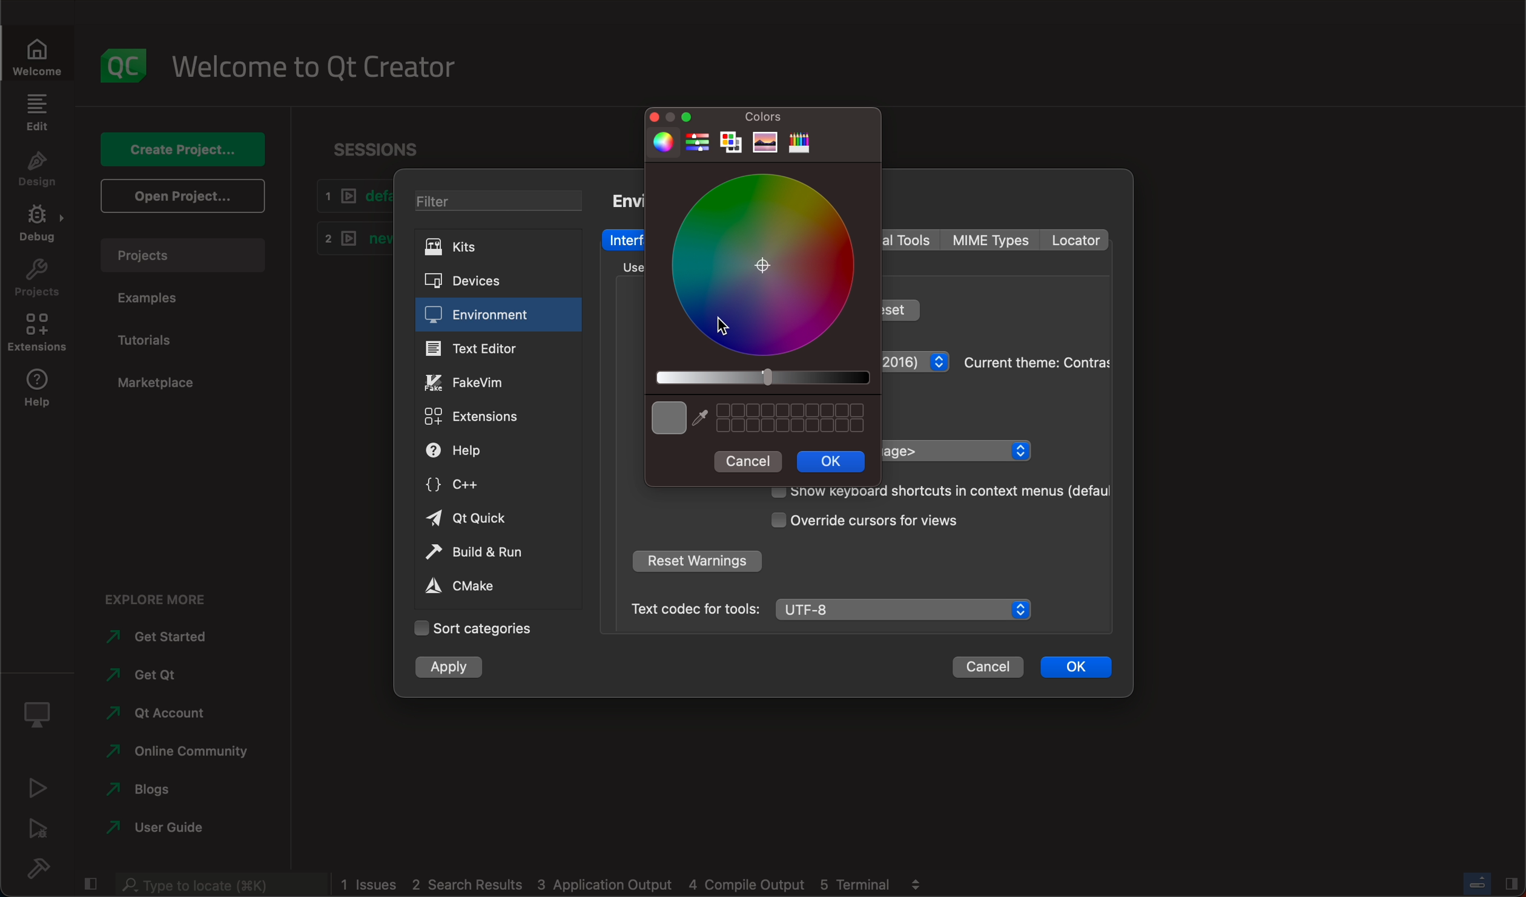  I want to click on shade, so click(761, 377).